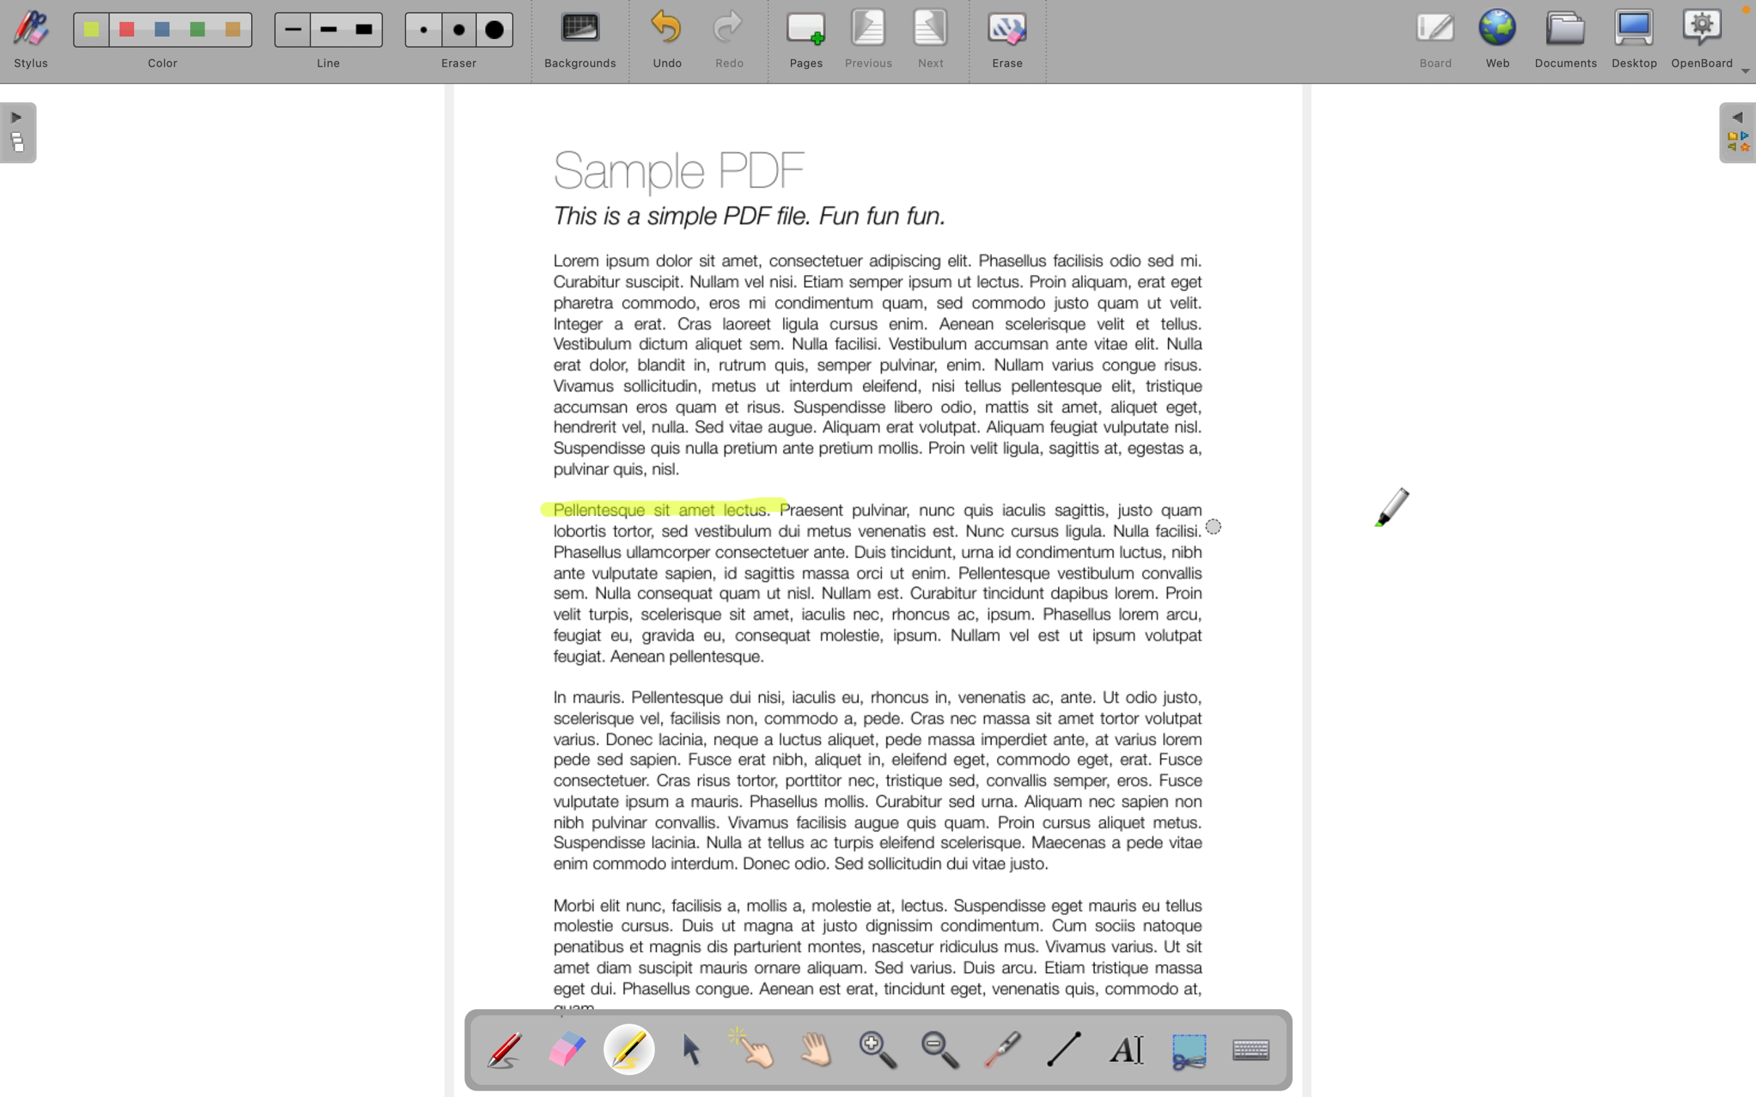 The width and height of the screenshot is (1756, 1097). Describe the element at coordinates (1070, 1051) in the screenshot. I see `draw line` at that location.